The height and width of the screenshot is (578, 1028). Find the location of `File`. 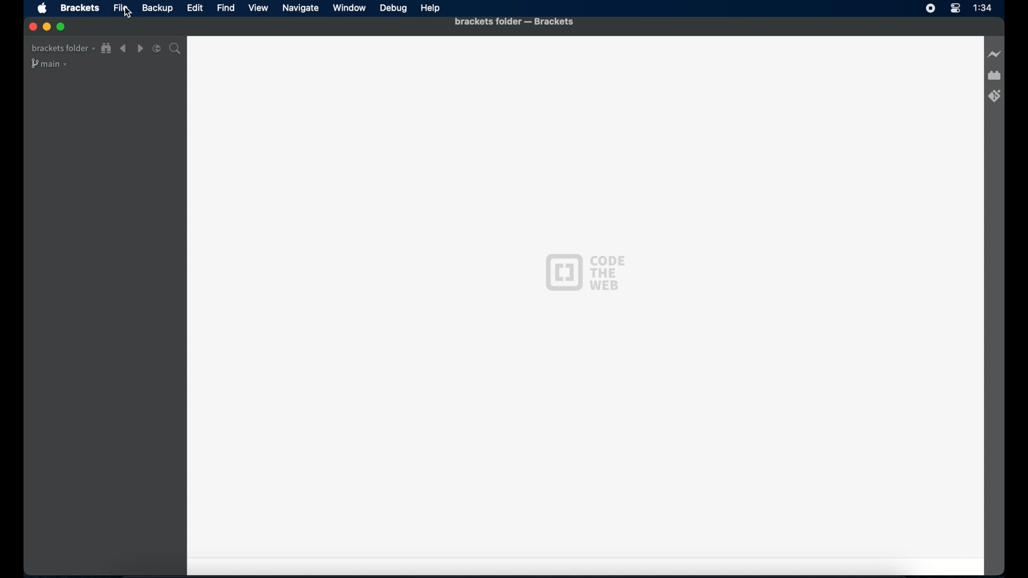

File is located at coordinates (122, 8).